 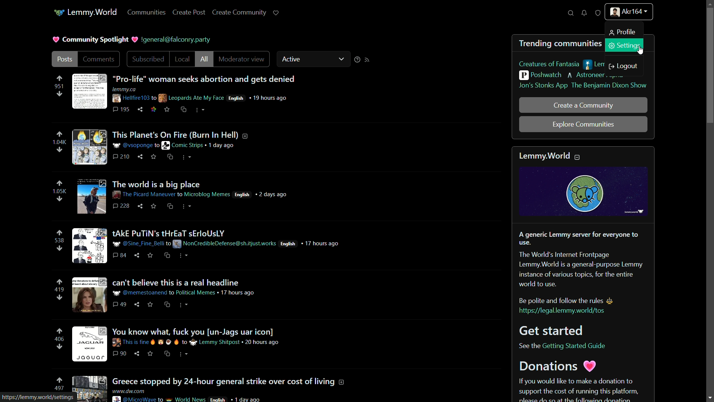 What do you see at coordinates (595, 76) in the screenshot?
I see `astroneer alpha` at bounding box center [595, 76].